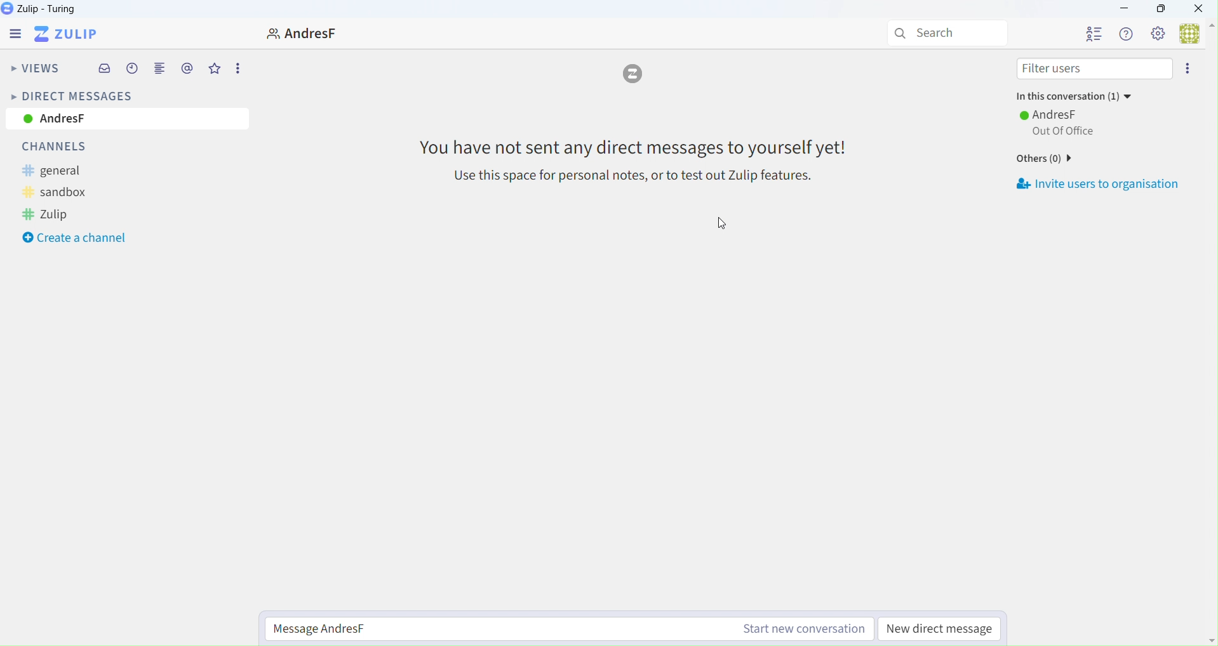 The image size is (1218, 646). What do you see at coordinates (75, 239) in the screenshot?
I see `Create a Channel` at bounding box center [75, 239].